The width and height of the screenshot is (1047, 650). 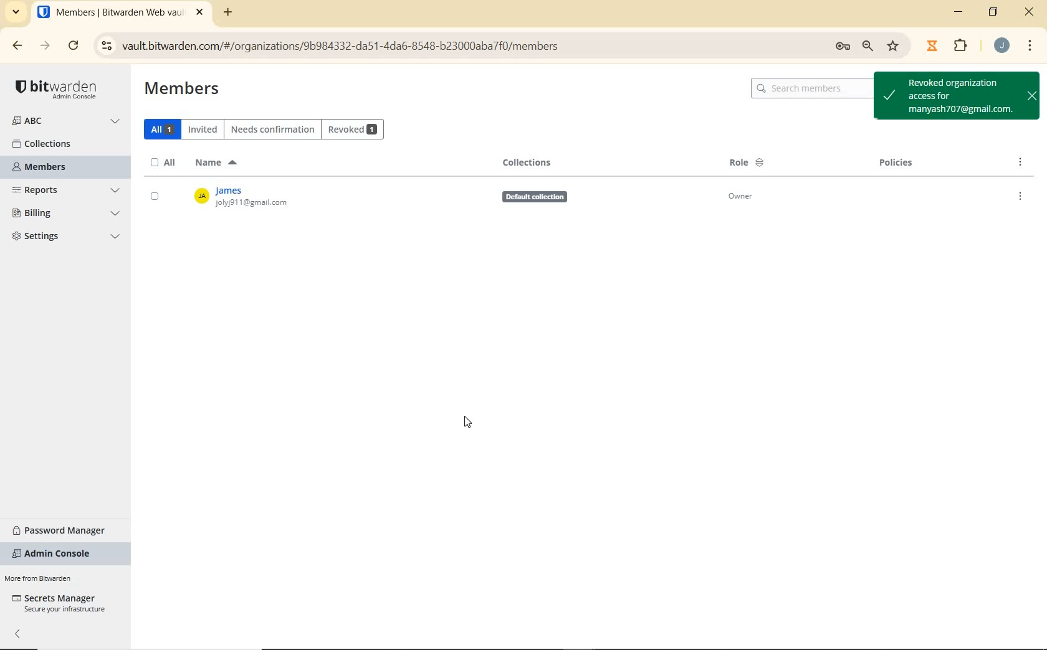 What do you see at coordinates (163, 162) in the screenshot?
I see `` at bounding box center [163, 162].